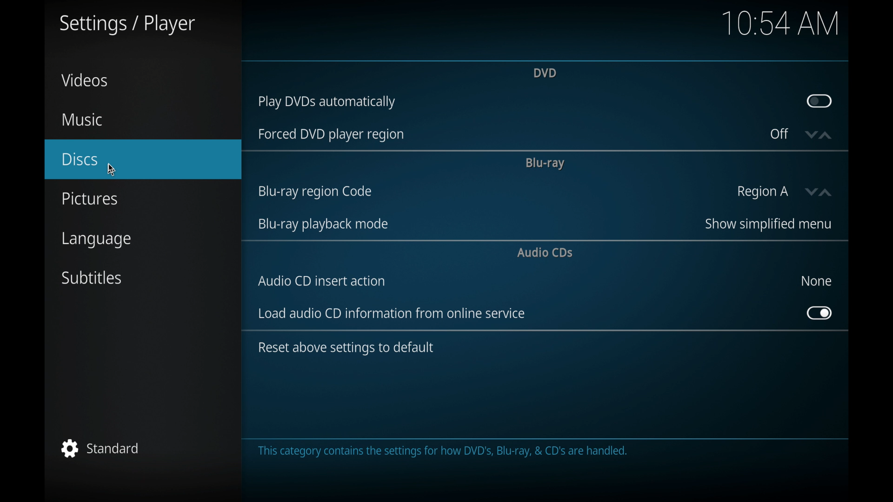 Image resolution: width=893 pixels, height=502 pixels. Describe the element at coordinates (780, 134) in the screenshot. I see `off` at that location.